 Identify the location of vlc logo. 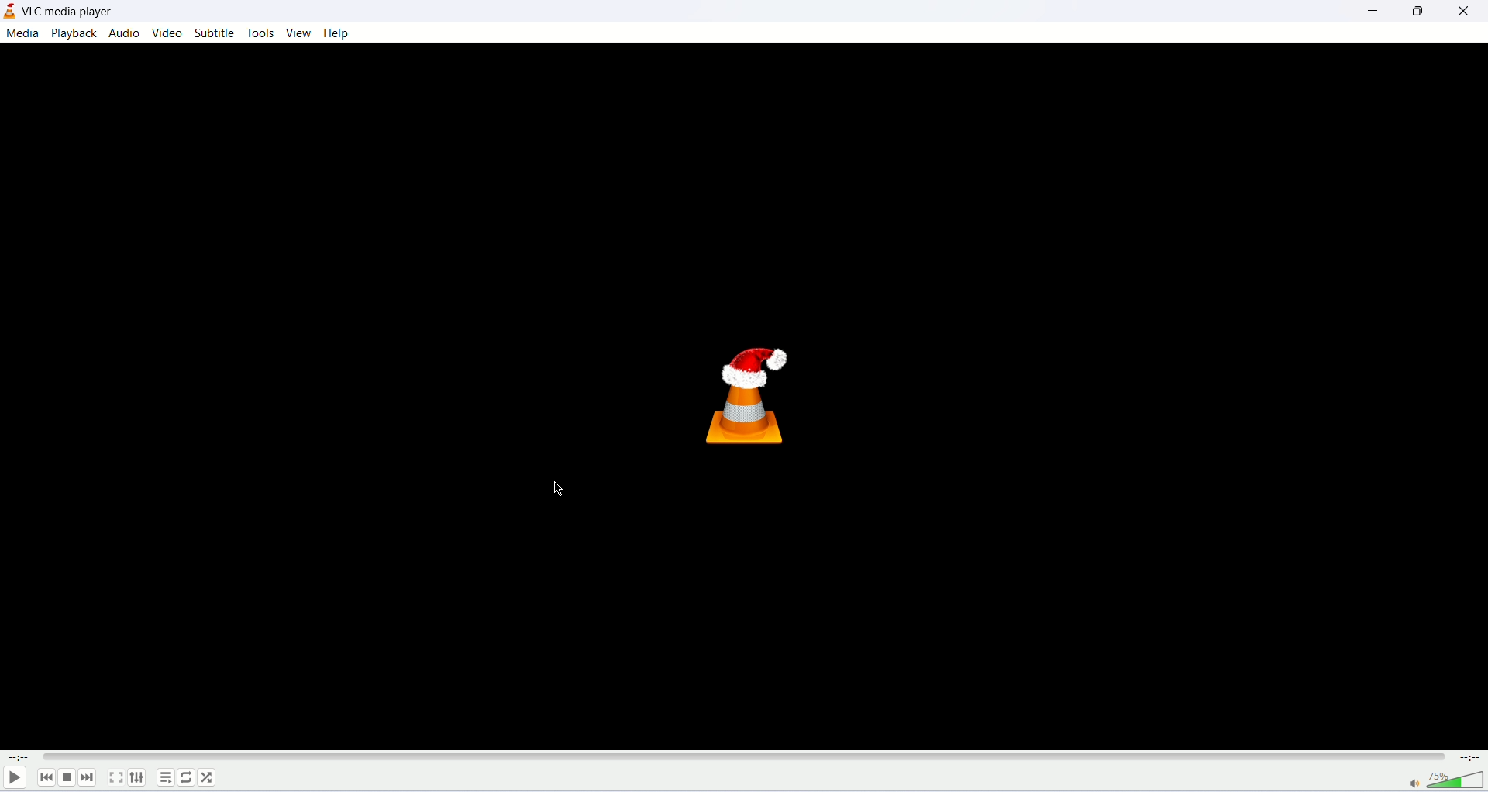
(745, 399).